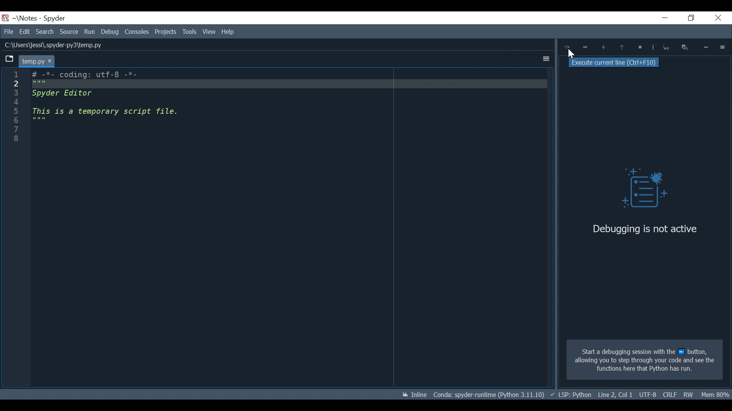 The height and width of the screenshot is (411, 732). Describe the element at coordinates (488, 394) in the screenshot. I see `Conda Environment Indicator` at that location.